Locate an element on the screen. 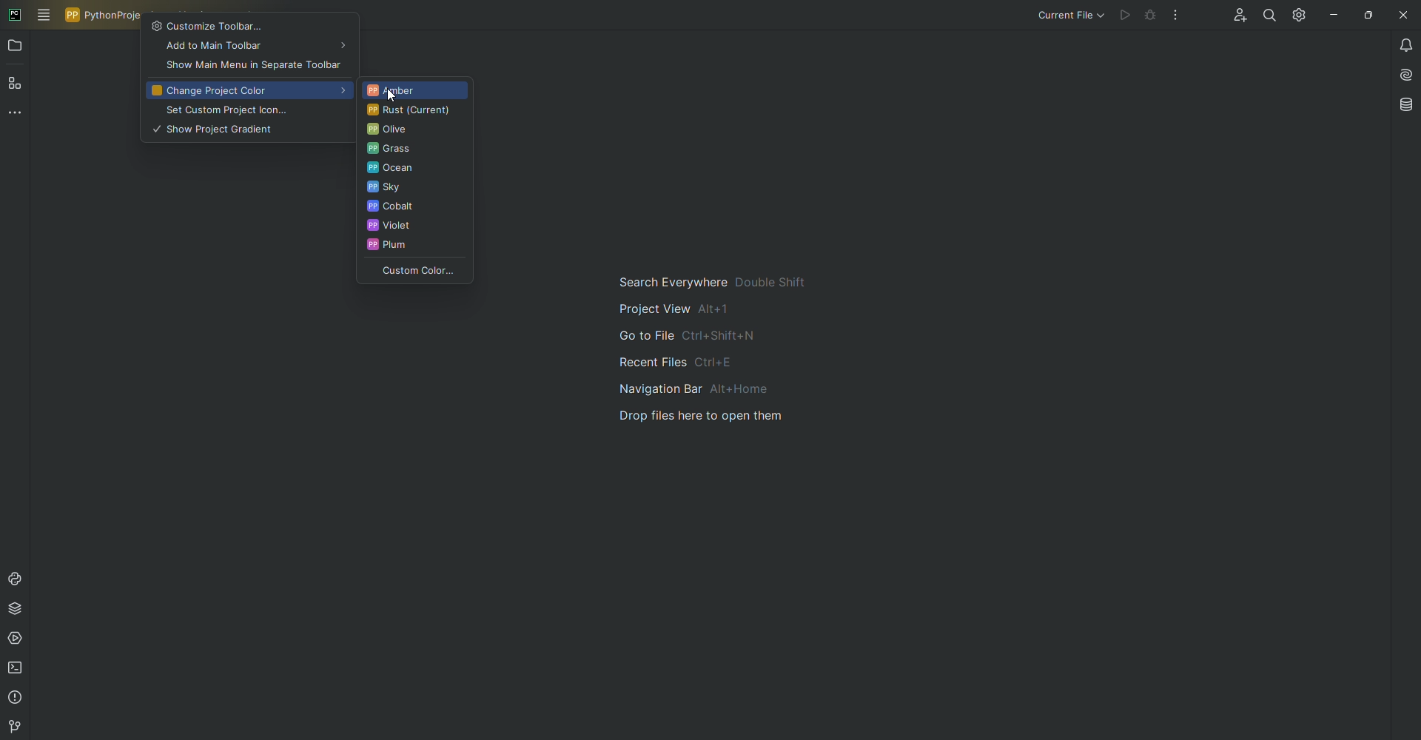 Image resolution: width=1421 pixels, height=740 pixels. Amber is located at coordinates (412, 90).